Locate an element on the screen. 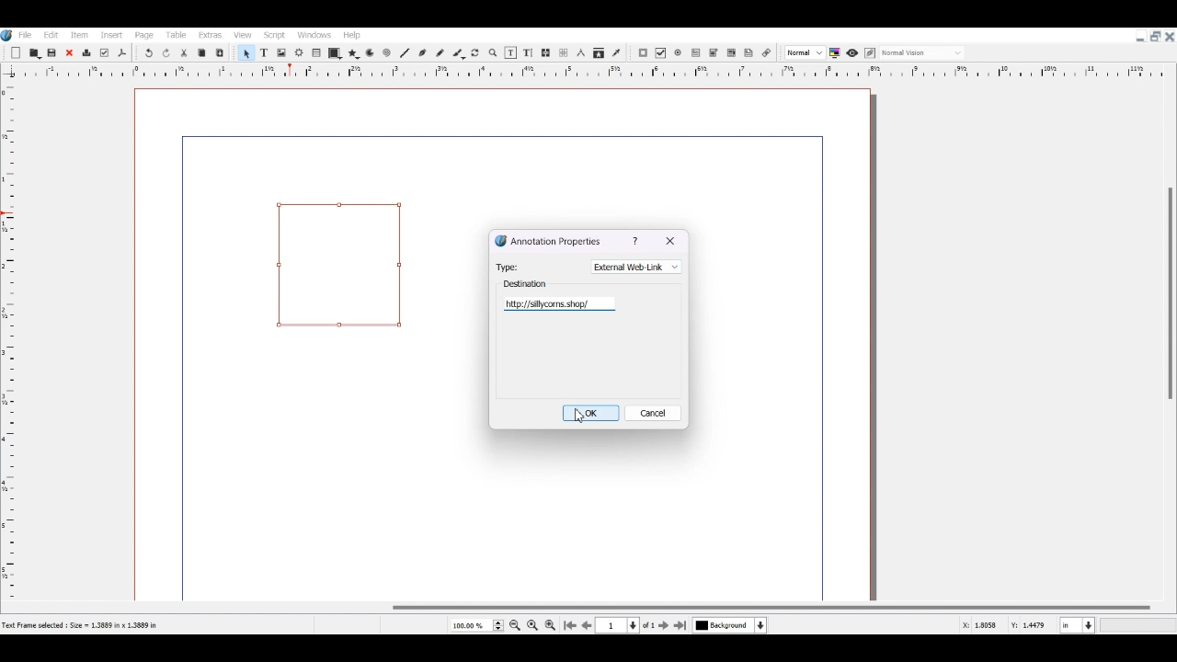  Text Annotation  is located at coordinates (749, 52).